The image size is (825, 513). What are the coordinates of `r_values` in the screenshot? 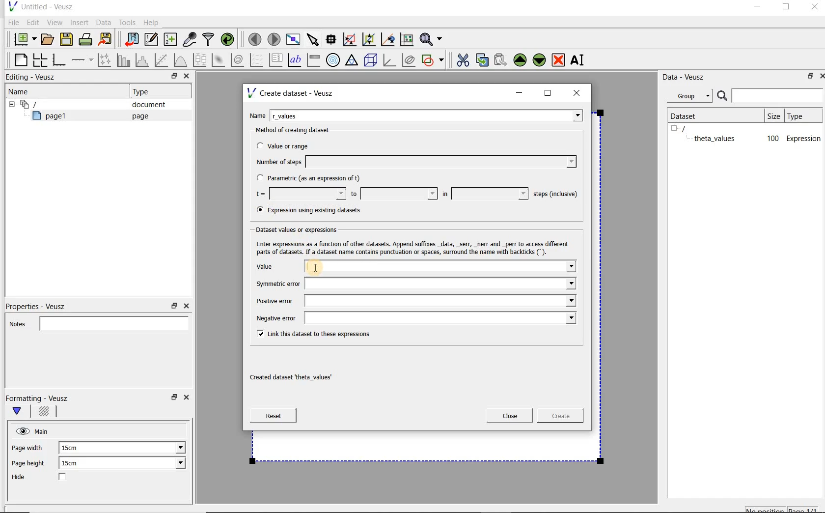 It's located at (427, 114).